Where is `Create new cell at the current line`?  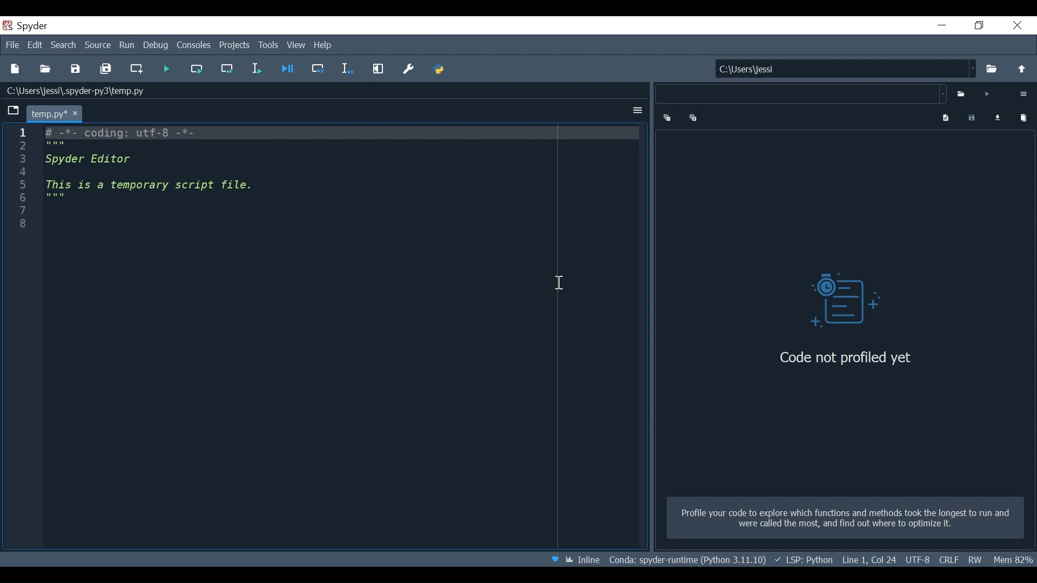
Create new cell at the current line is located at coordinates (138, 70).